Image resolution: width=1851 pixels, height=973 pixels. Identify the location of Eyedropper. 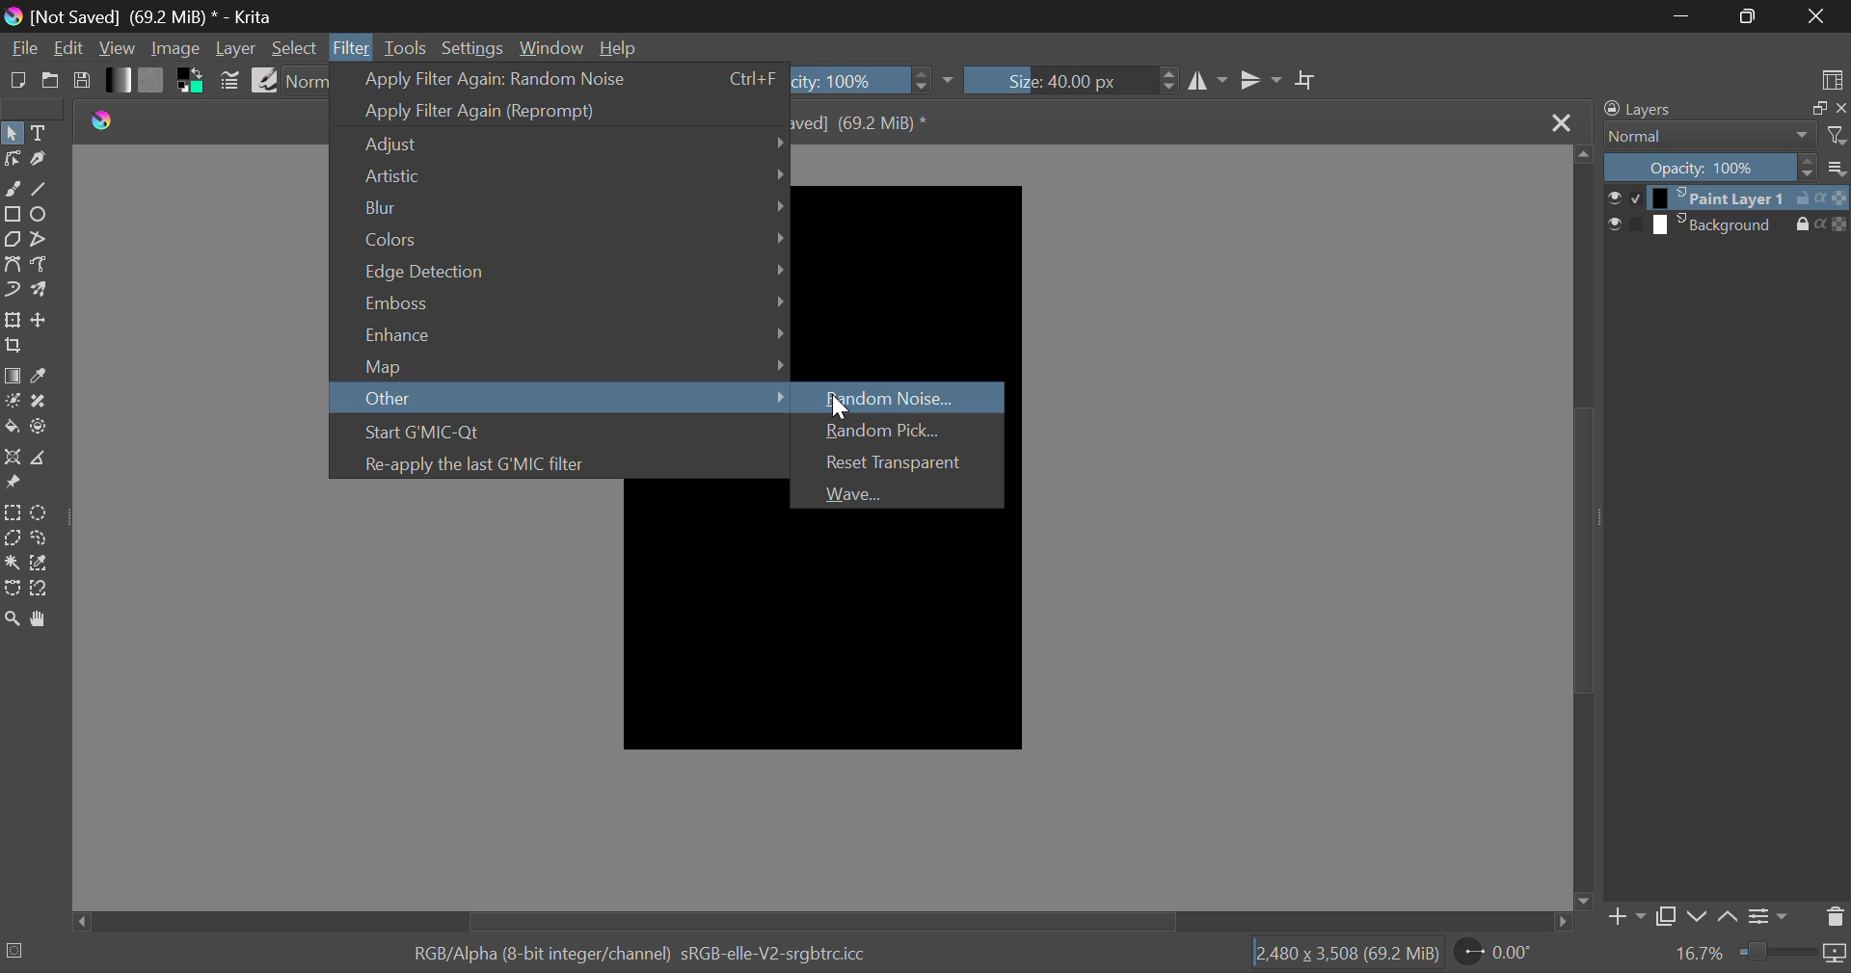
(40, 376).